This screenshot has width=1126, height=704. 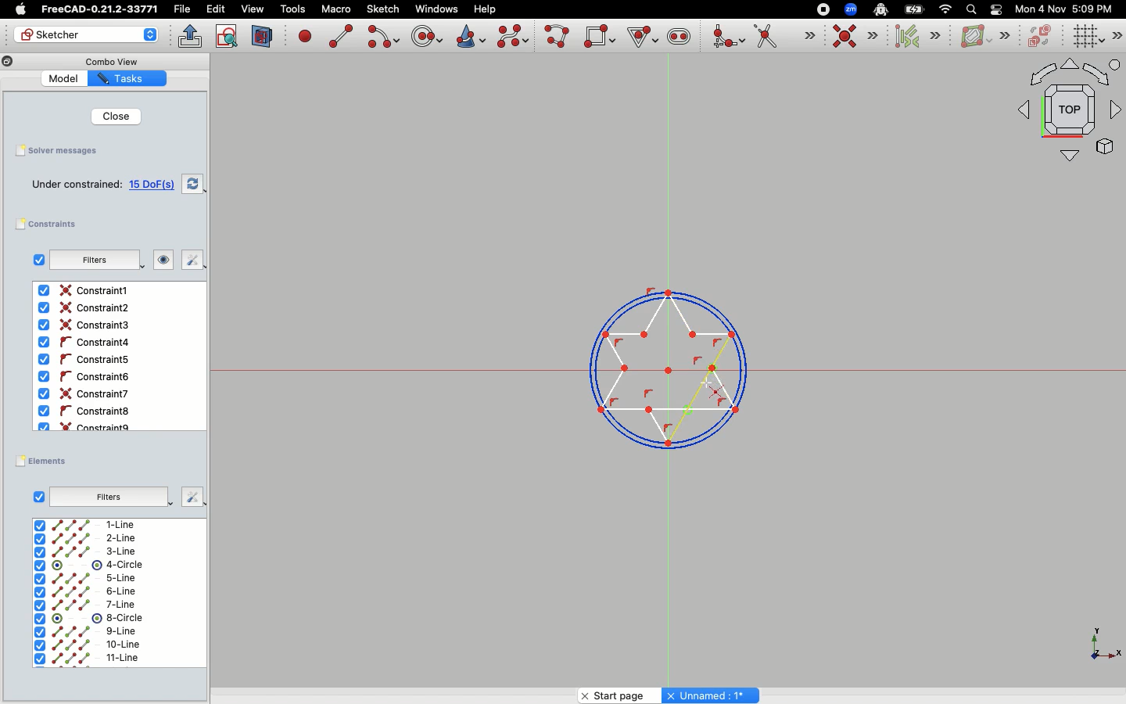 What do you see at coordinates (784, 38) in the screenshot?
I see `Trim edge` at bounding box center [784, 38].